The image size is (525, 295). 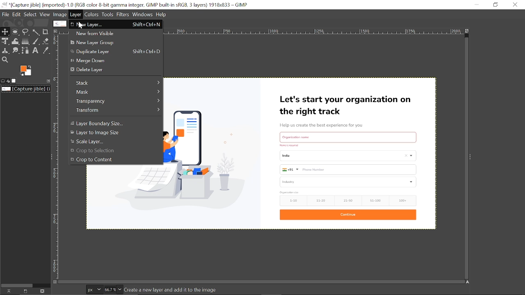 I want to click on Gradient tool, so click(x=26, y=41).